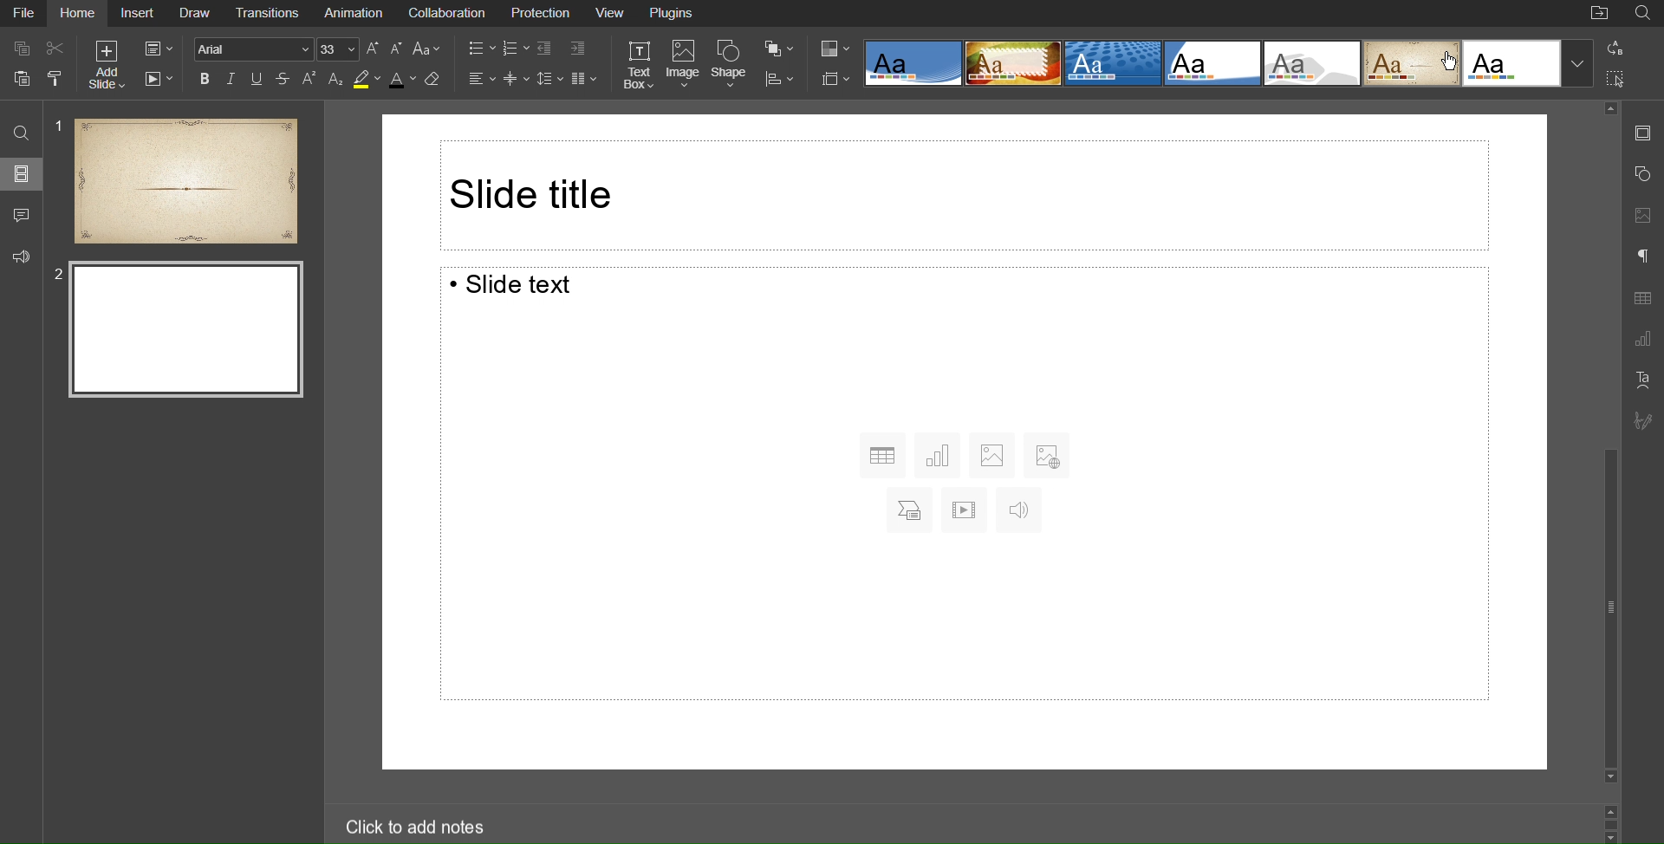 The image size is (1664, 844). I want to click on Draw, so click(198, 14).